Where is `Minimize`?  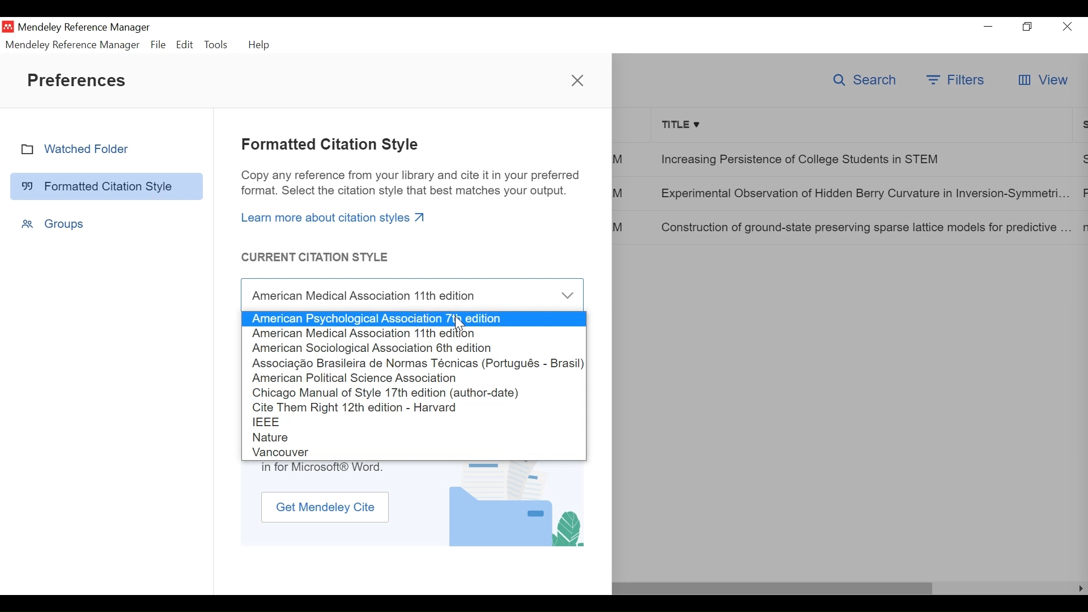
Minimize is located at coordinates (989, 26).